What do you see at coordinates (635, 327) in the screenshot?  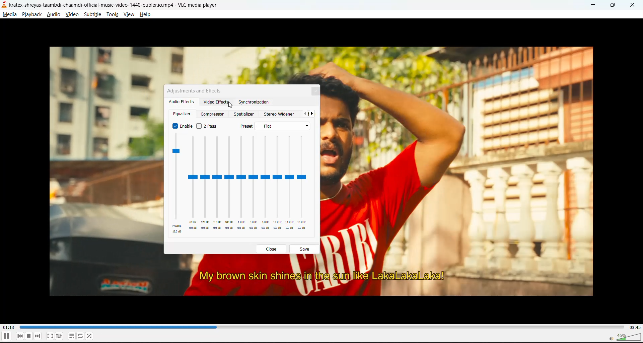 I see `total track time` at bounding box center [635, 327].